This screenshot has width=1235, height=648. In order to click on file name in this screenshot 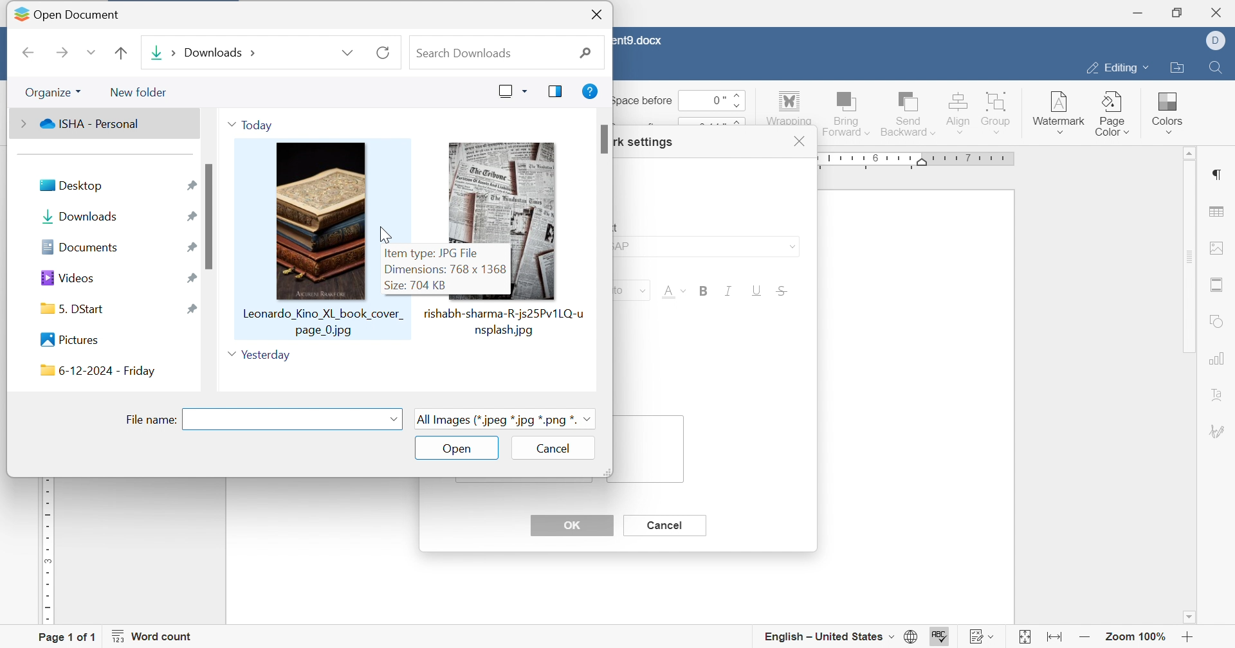, I will do `click(152, 419)`.